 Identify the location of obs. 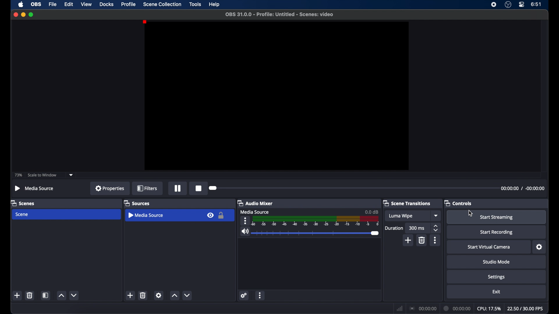
(37, 5).